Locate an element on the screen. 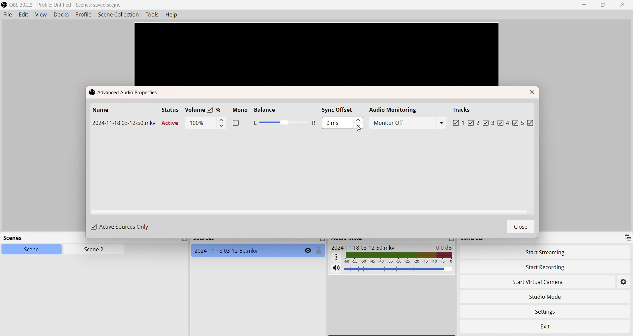  Start Streaming is located at coordinates (547, 252).